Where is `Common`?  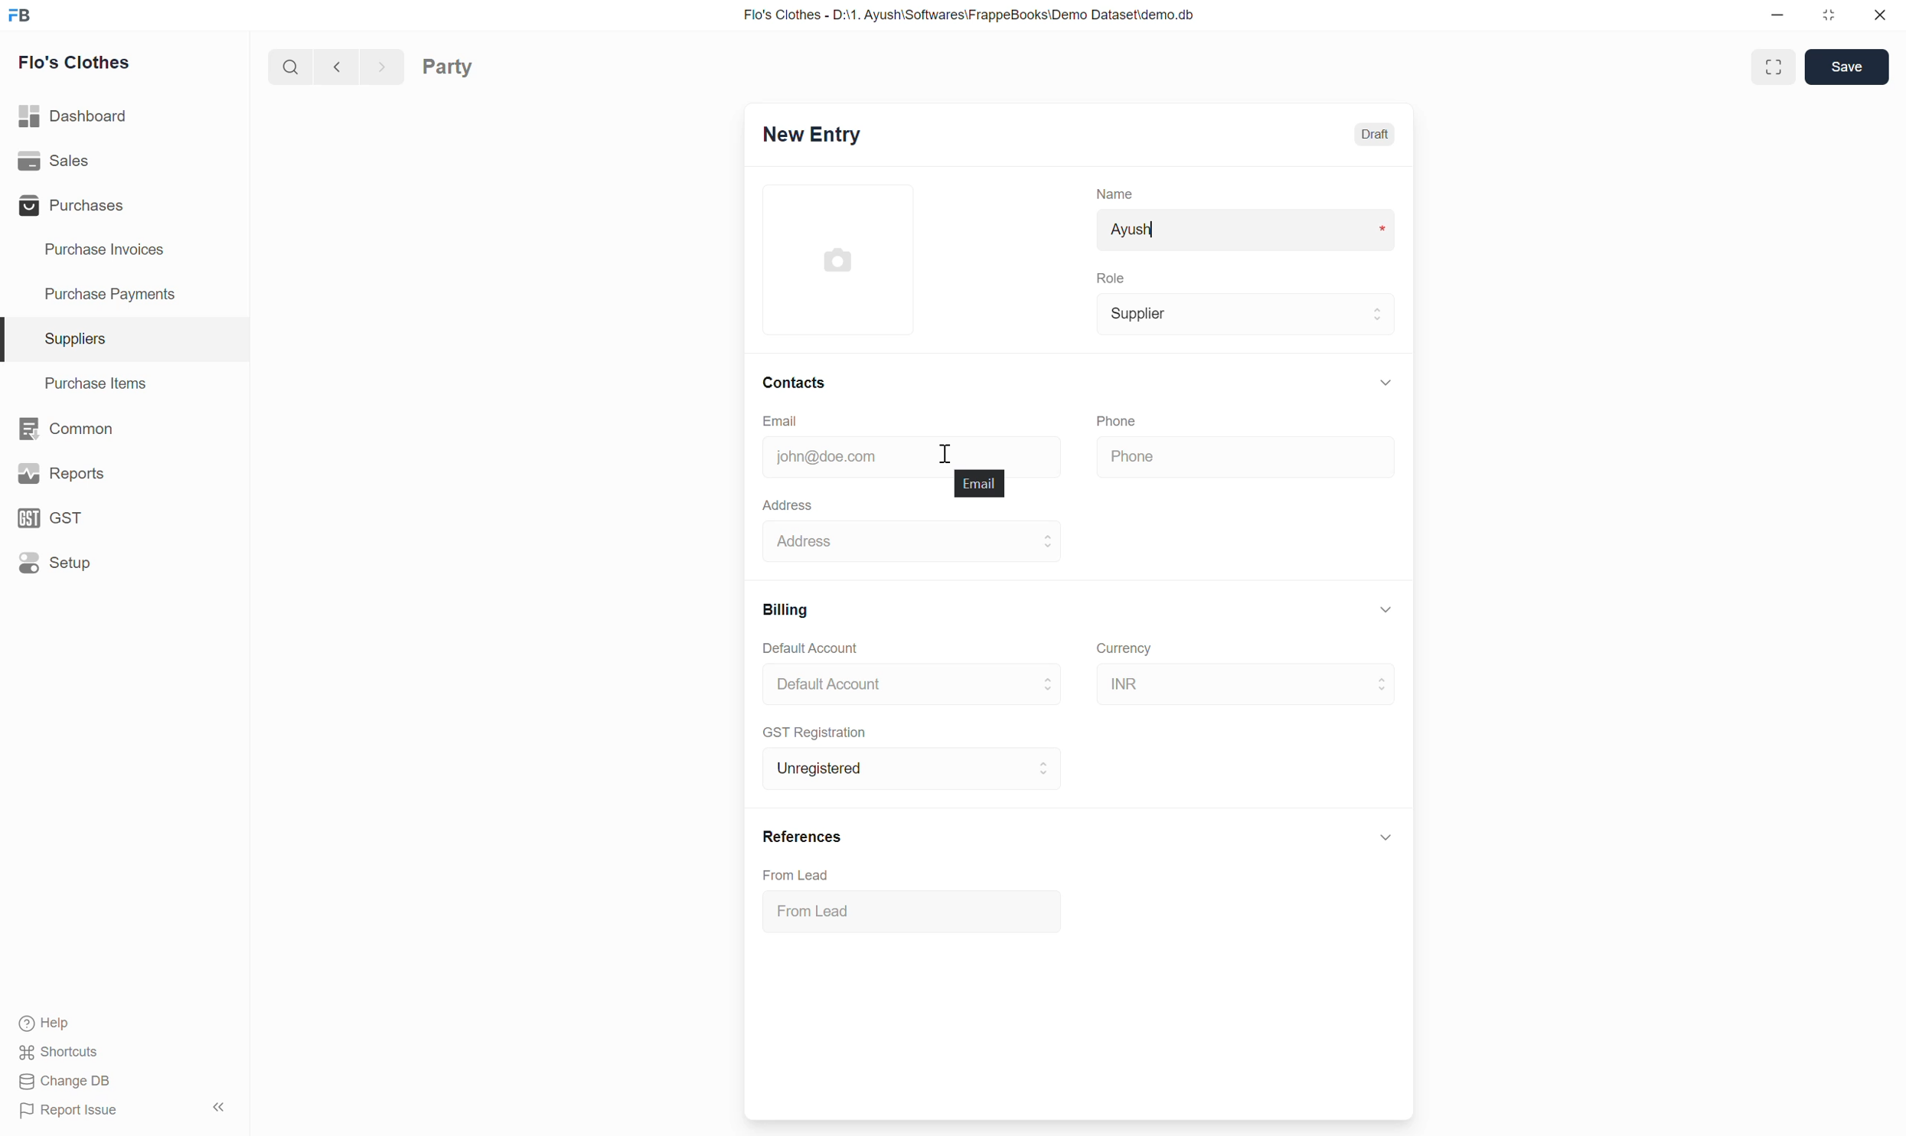
Common is located at coordinates (123, 429).